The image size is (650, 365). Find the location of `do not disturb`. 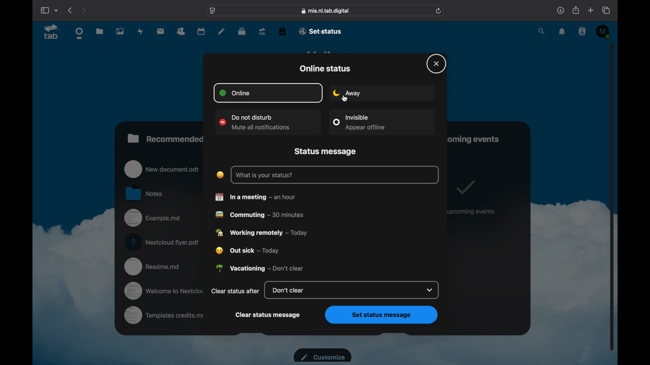

do not disturb is located at coordinates (256, 123).